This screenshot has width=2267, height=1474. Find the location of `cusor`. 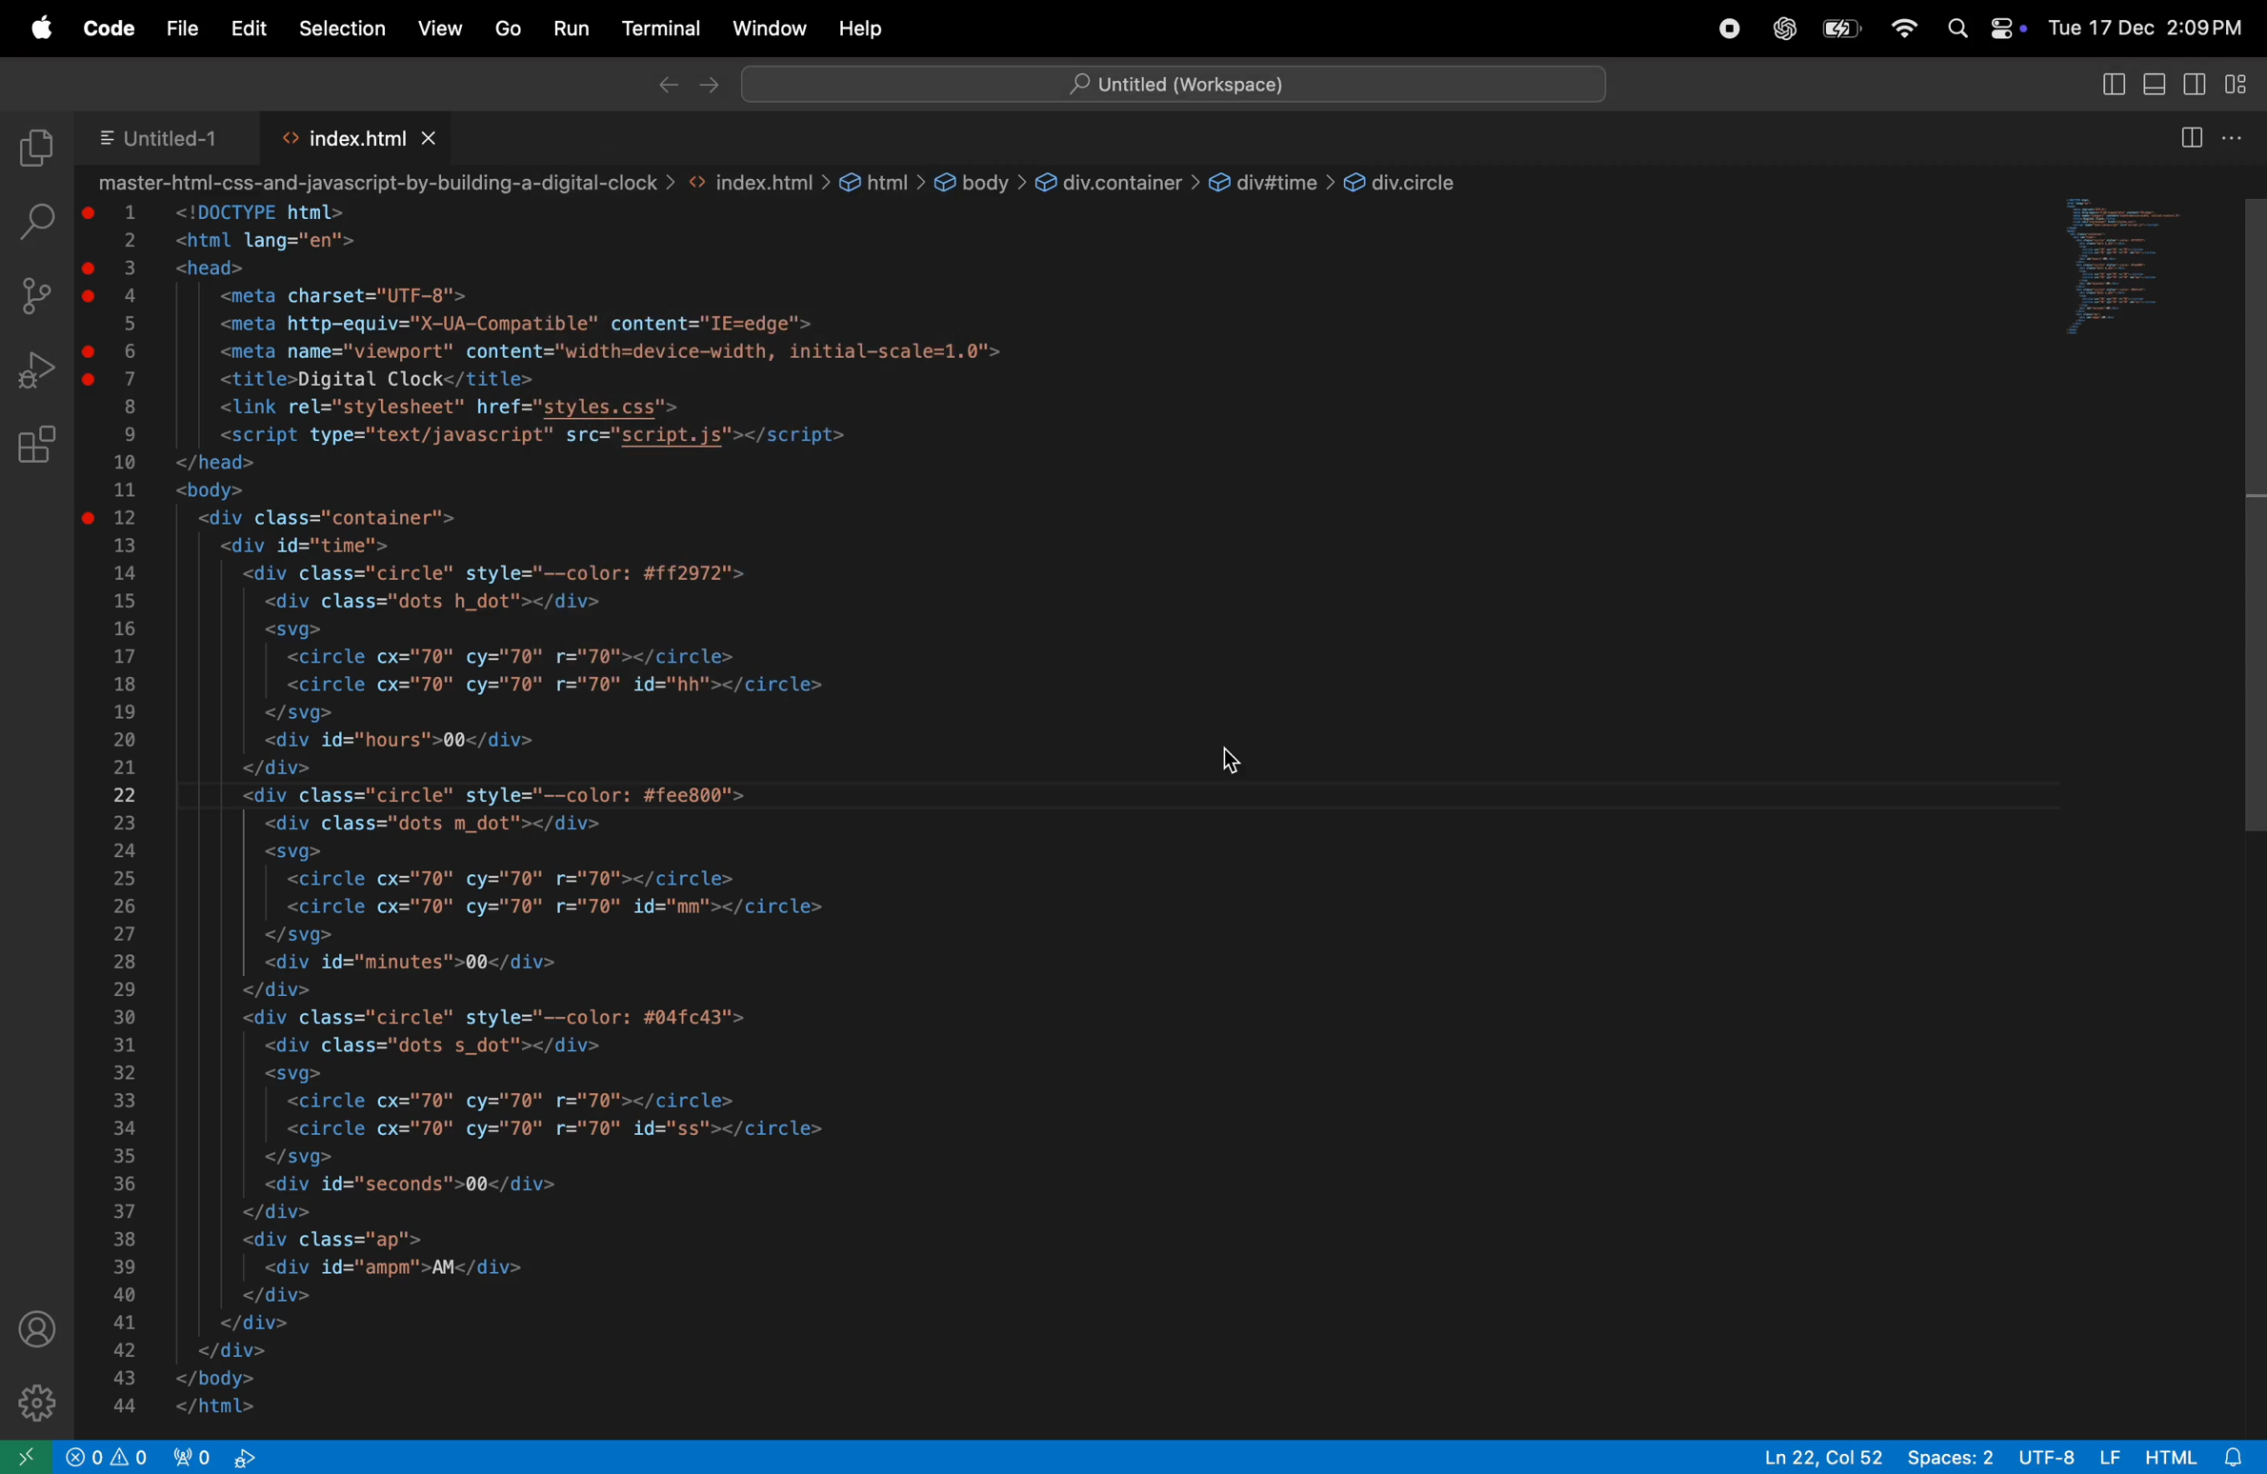

cusor is located at coordinates (1237, 763).